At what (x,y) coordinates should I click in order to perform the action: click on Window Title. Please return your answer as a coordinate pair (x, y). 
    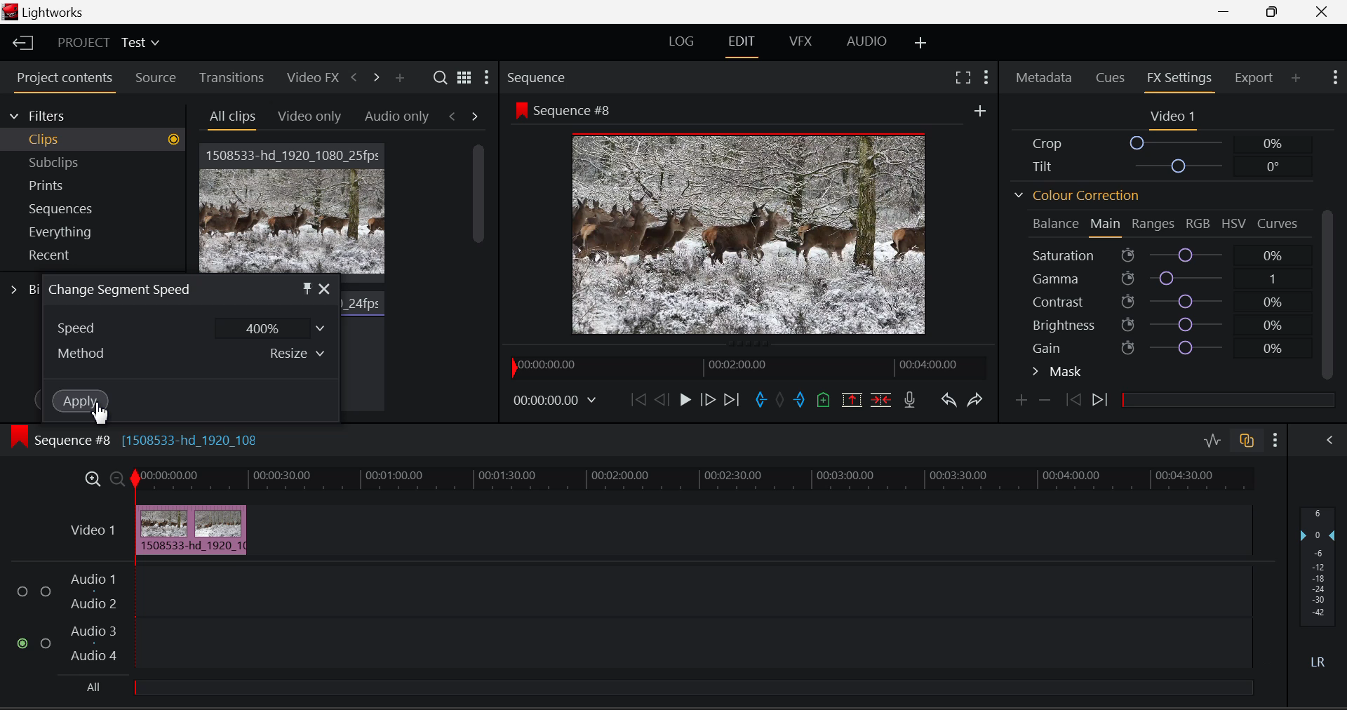
    Looking at the image, I should click on (125, 291).